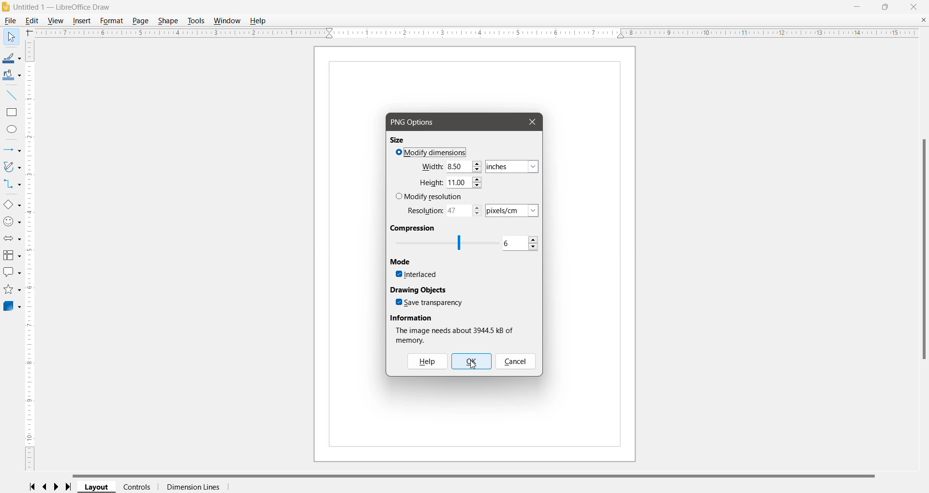 The image size is (929, 493). I want to click on Scroll to next page, so click(59, 487).